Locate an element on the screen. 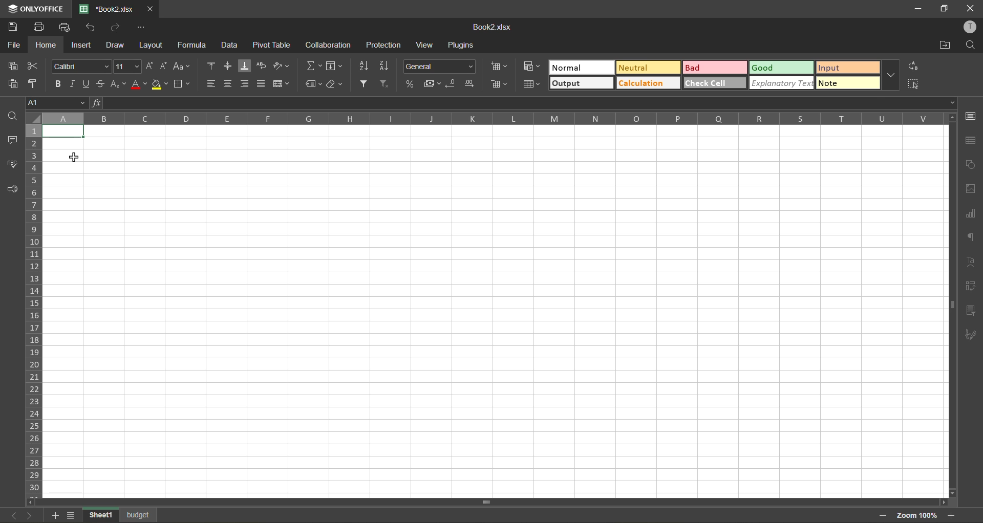 The width and height of the screenshot is (983, 523). view is located at coordinates (427, 45).